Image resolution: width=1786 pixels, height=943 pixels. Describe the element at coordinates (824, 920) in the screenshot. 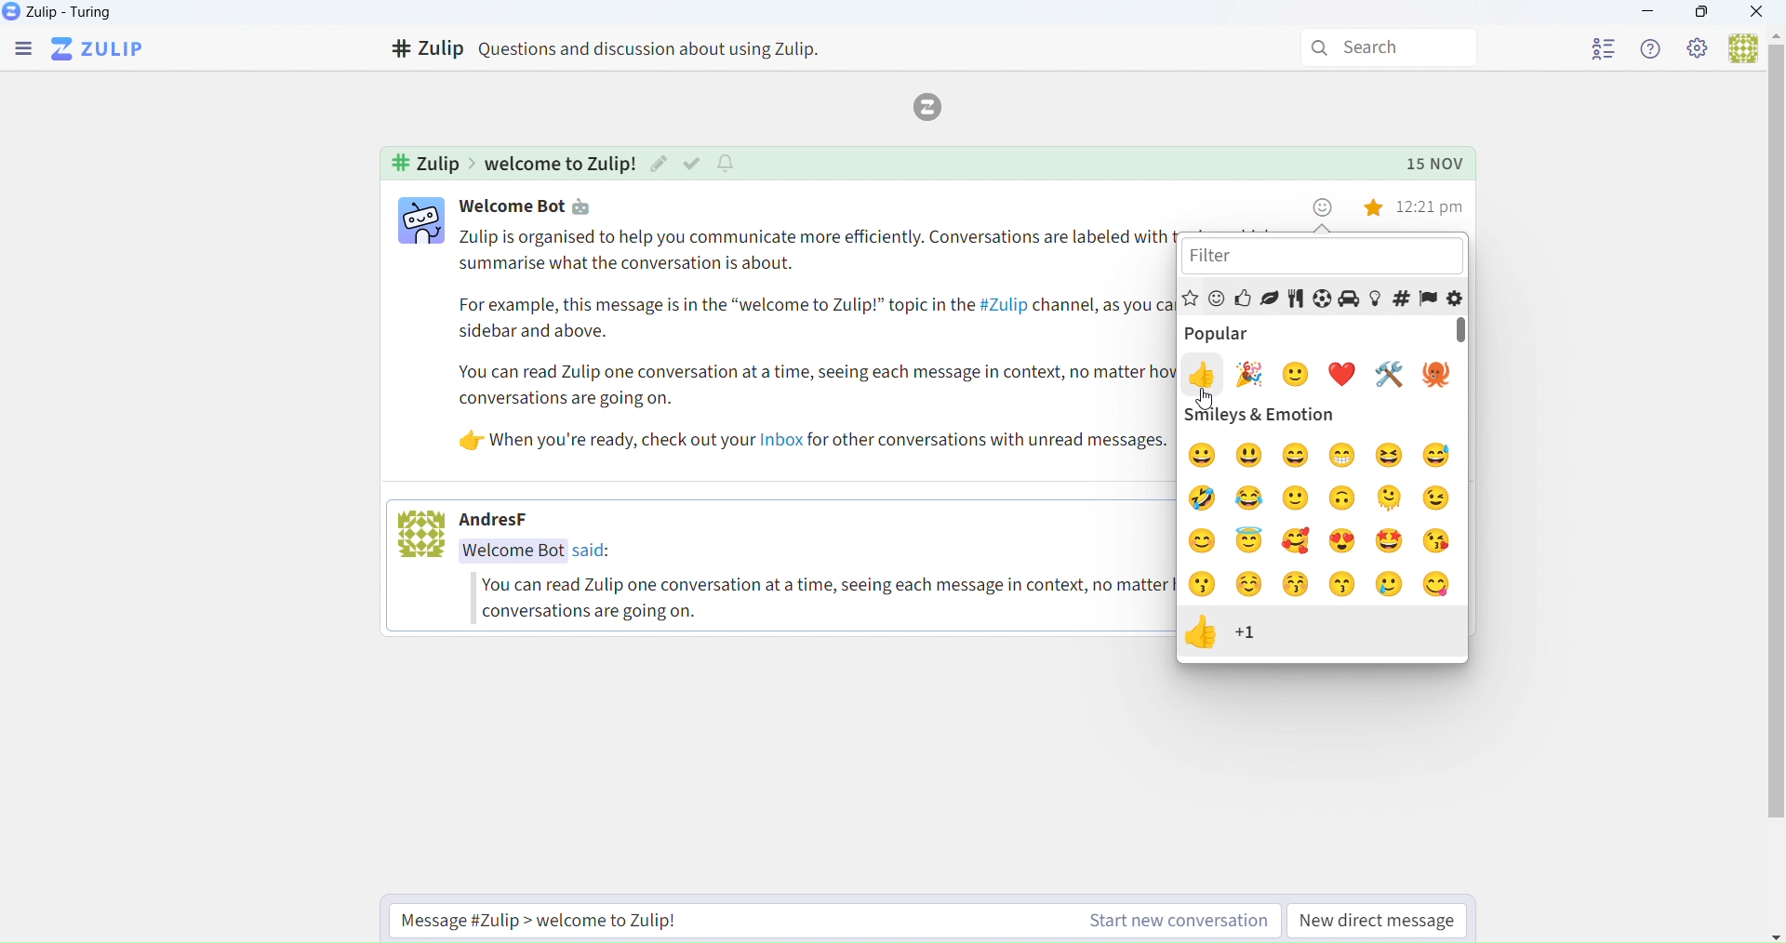

I see `Start new conversation` at that location.